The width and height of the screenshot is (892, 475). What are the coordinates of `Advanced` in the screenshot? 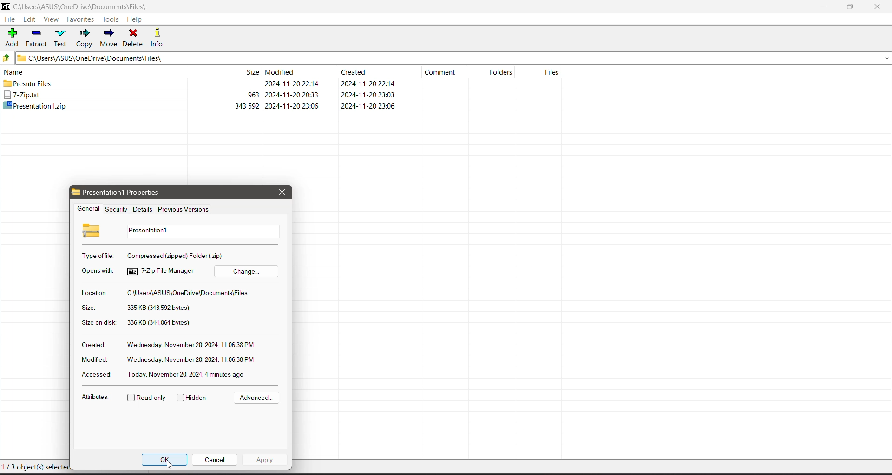 It's located at (255, 398).